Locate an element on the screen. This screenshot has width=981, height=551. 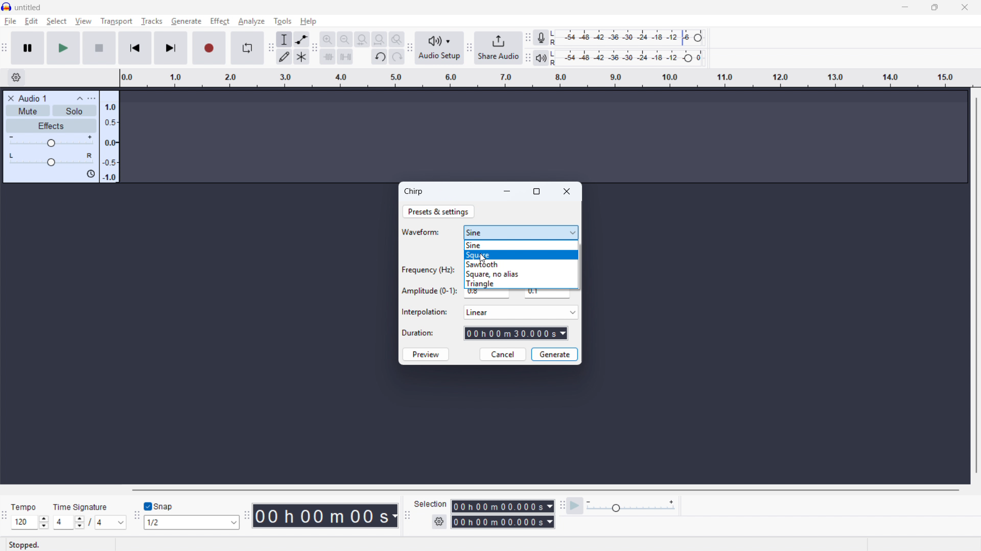
square  is located at coordinates (522, 256).